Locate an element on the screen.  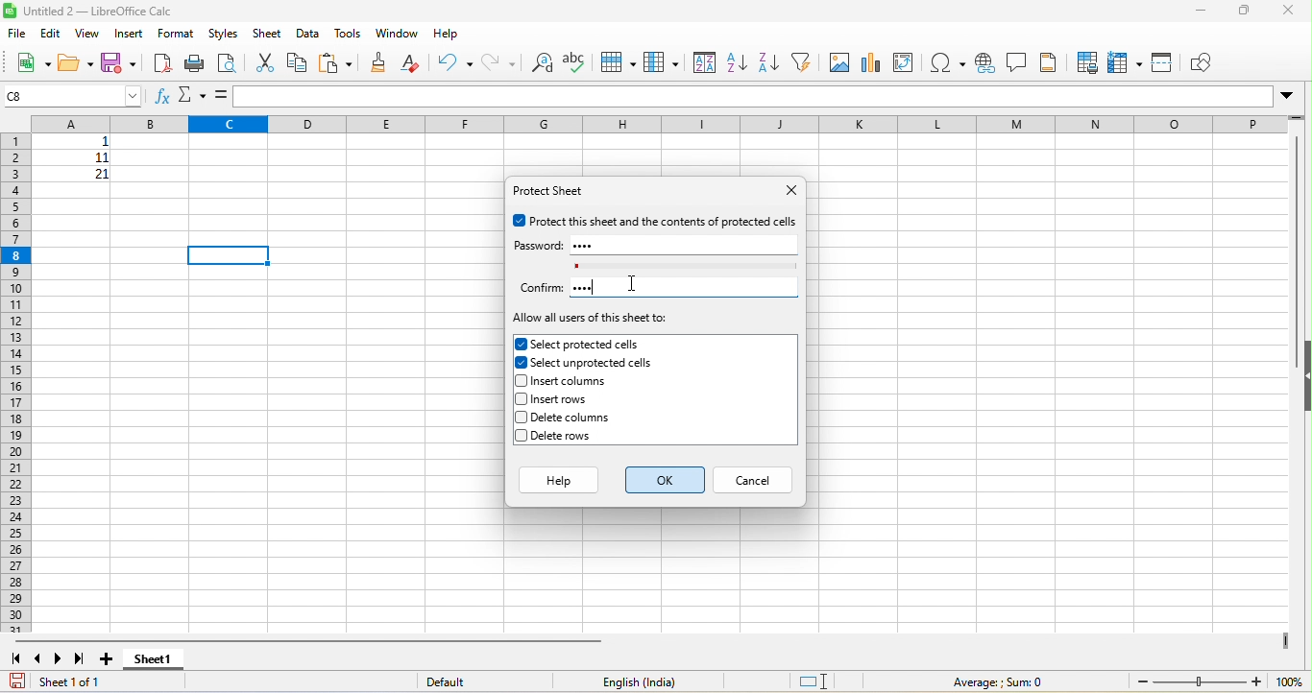
zoom is located at coordinates (1220, 682).